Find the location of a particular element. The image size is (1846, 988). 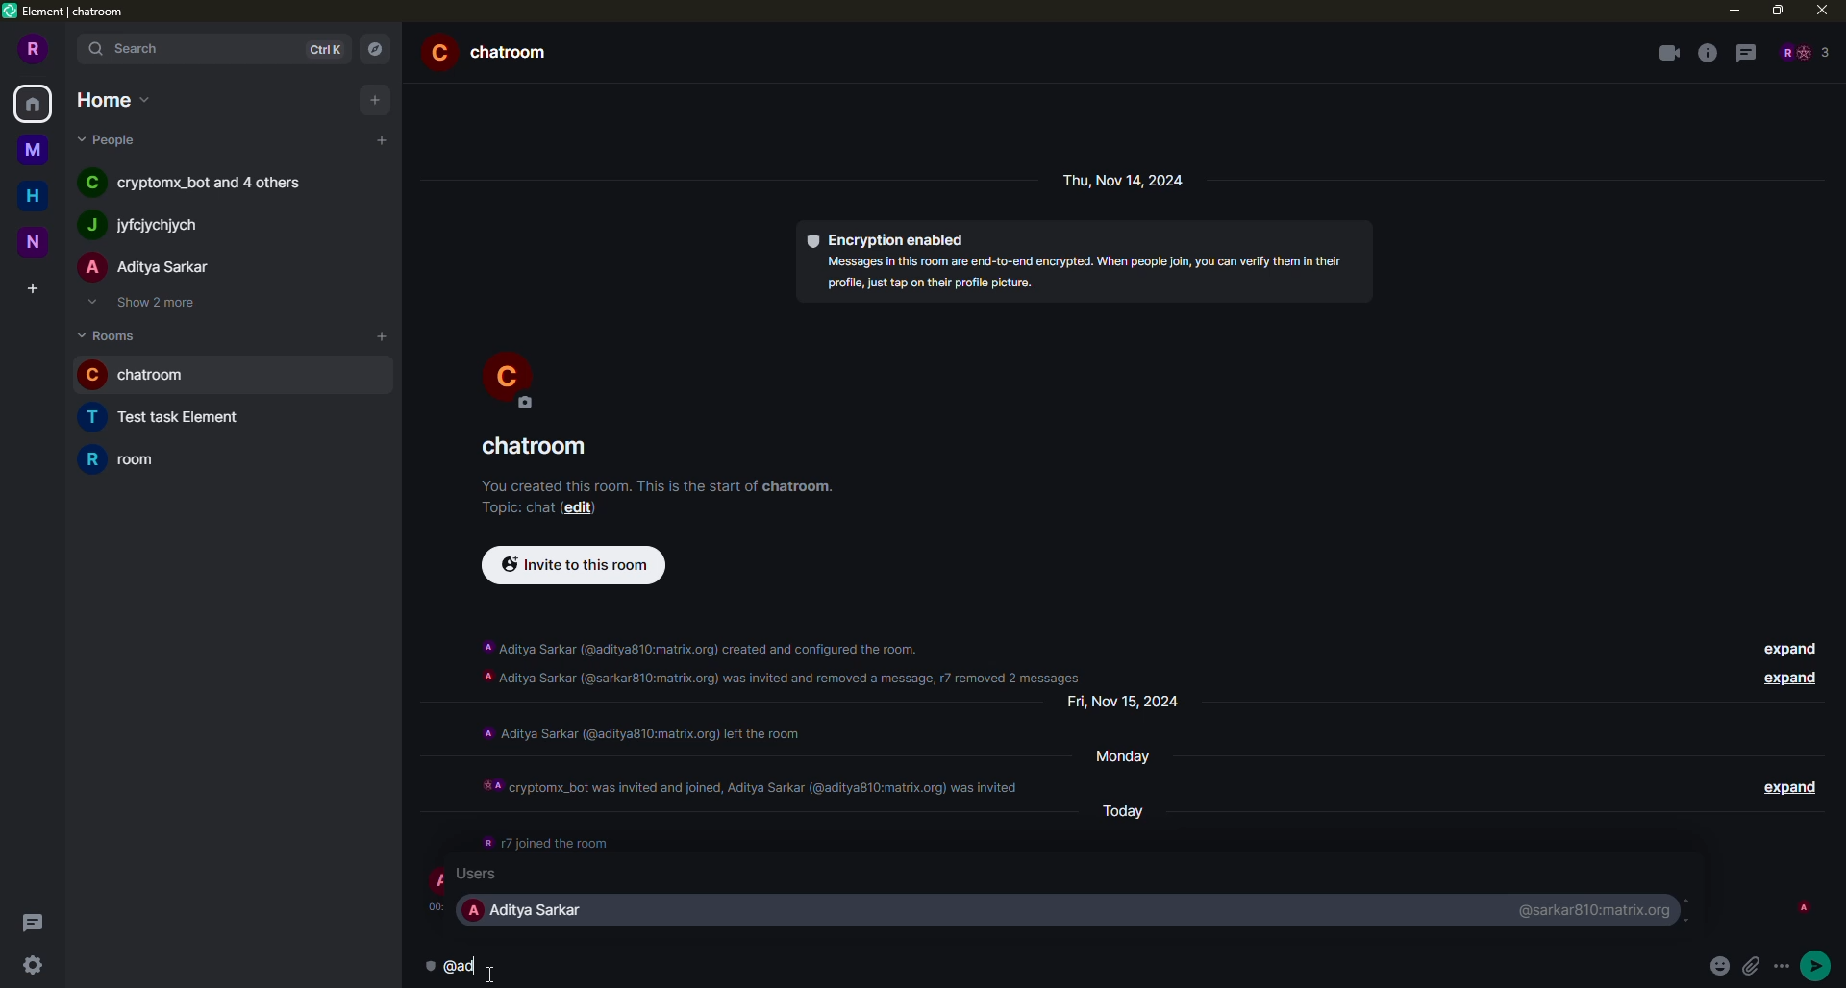

element is located at coordinates (70, 13).